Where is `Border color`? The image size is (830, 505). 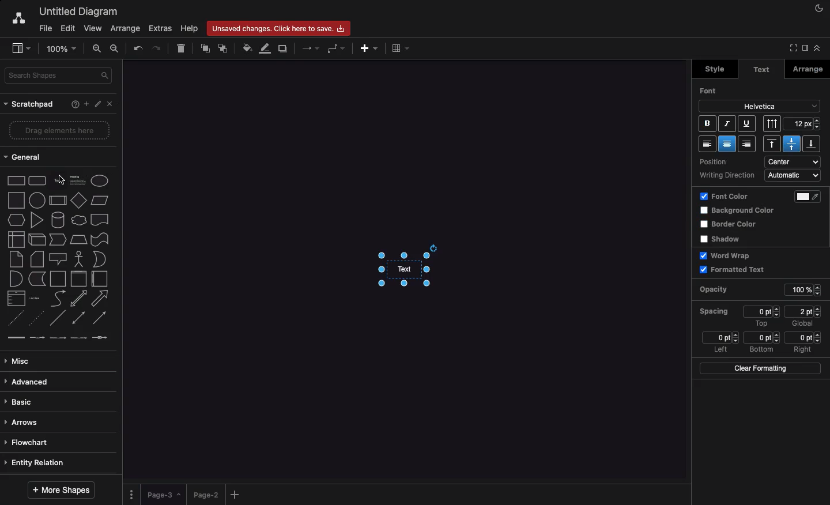
Border color is located at coordinates (730, 225).